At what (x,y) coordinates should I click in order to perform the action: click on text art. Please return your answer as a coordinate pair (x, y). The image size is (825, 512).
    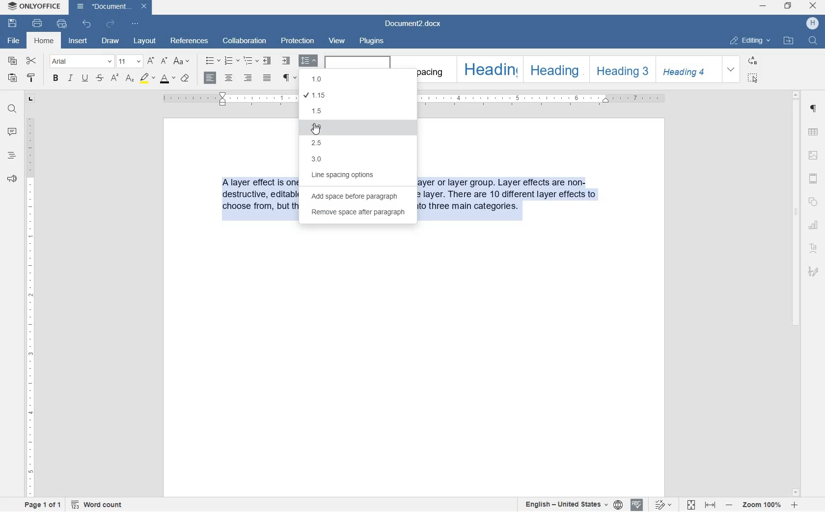
    Looking at the image, I should click on (814, 248).